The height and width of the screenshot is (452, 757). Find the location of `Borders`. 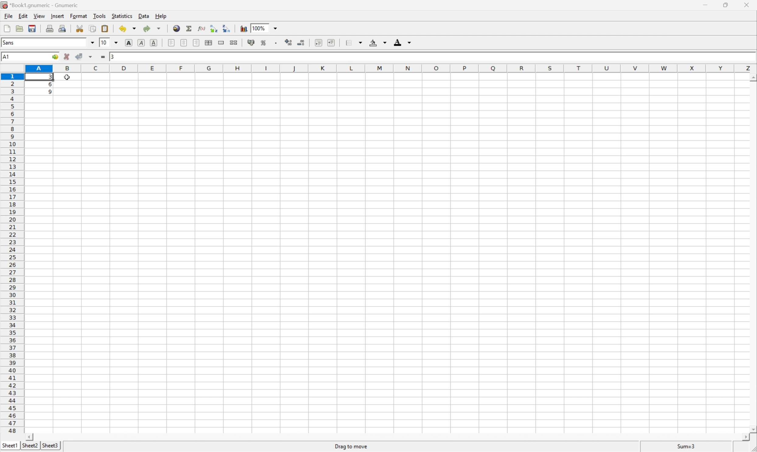

Borders is located at coordinates (353, 42).